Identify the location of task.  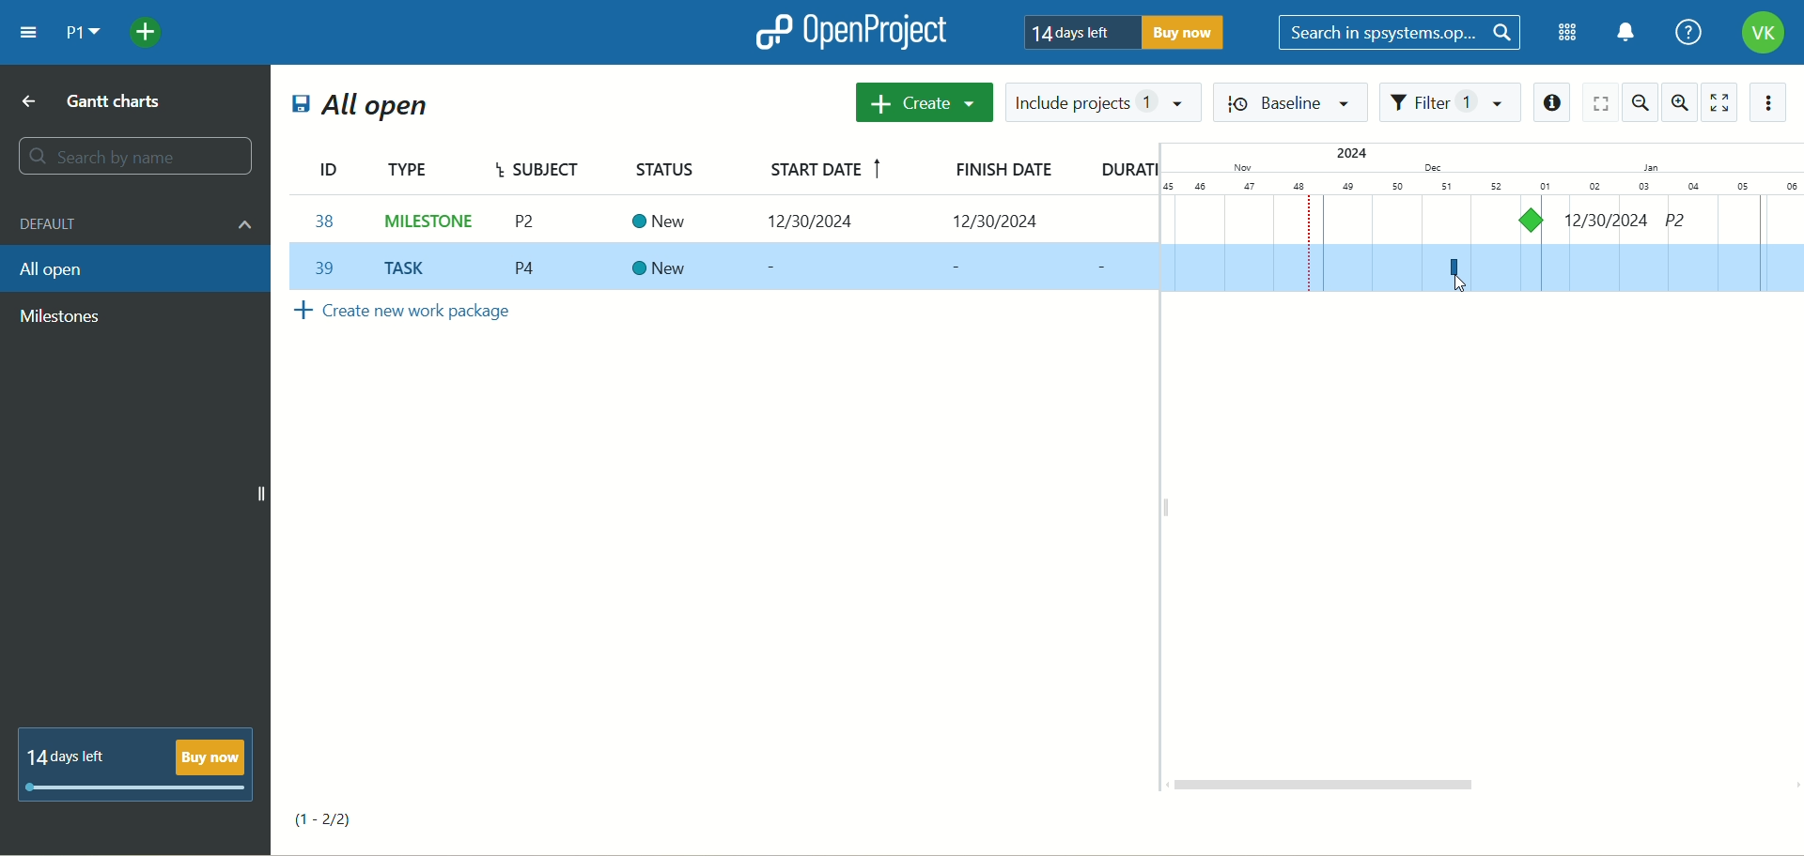
(1533, 219).